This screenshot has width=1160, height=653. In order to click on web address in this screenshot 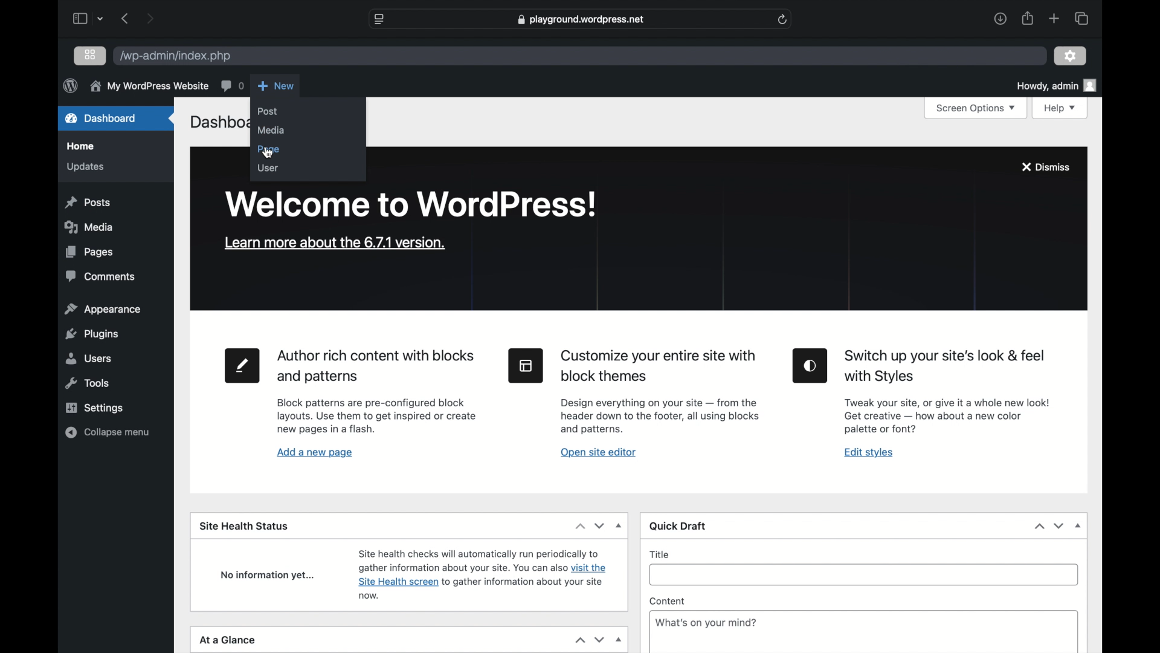, I will do `click(581, 20)`.